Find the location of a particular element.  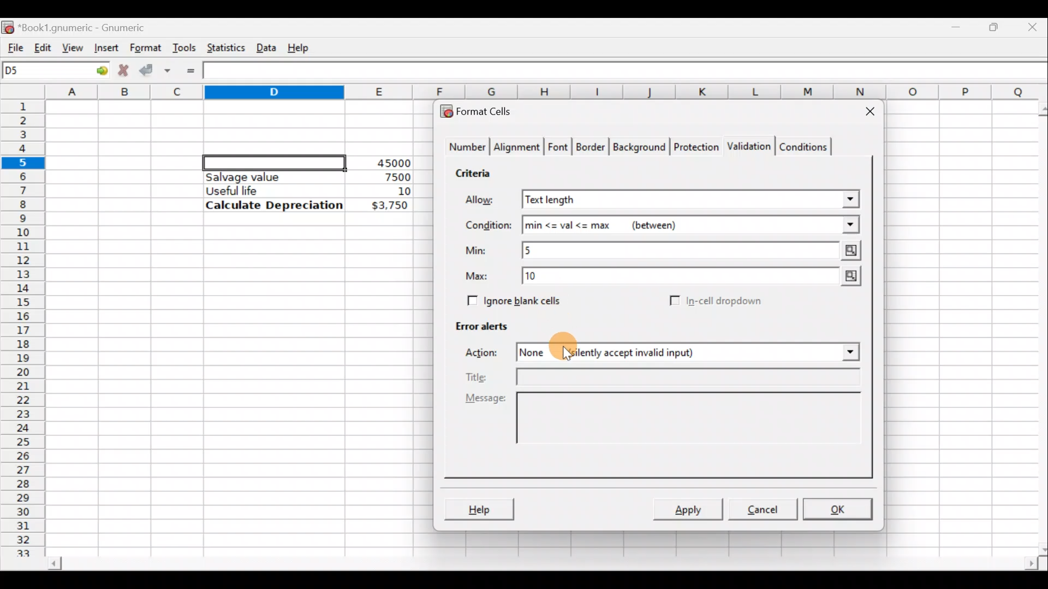

Min is located at coordinates (478, 250).